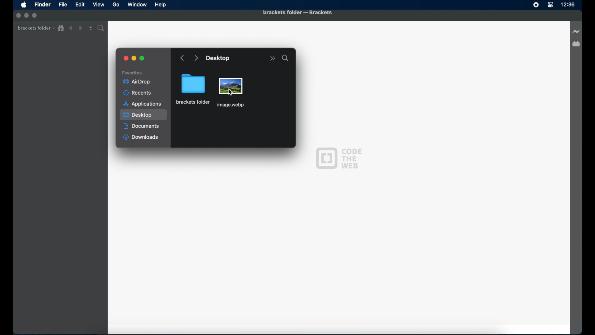 This screenshot has width=595, height=335. I want to click on control center, so click(550, 5).